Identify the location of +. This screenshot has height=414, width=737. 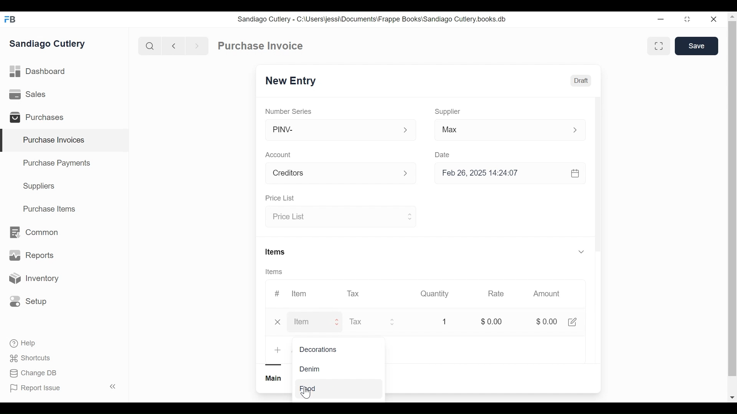
(278, 350).